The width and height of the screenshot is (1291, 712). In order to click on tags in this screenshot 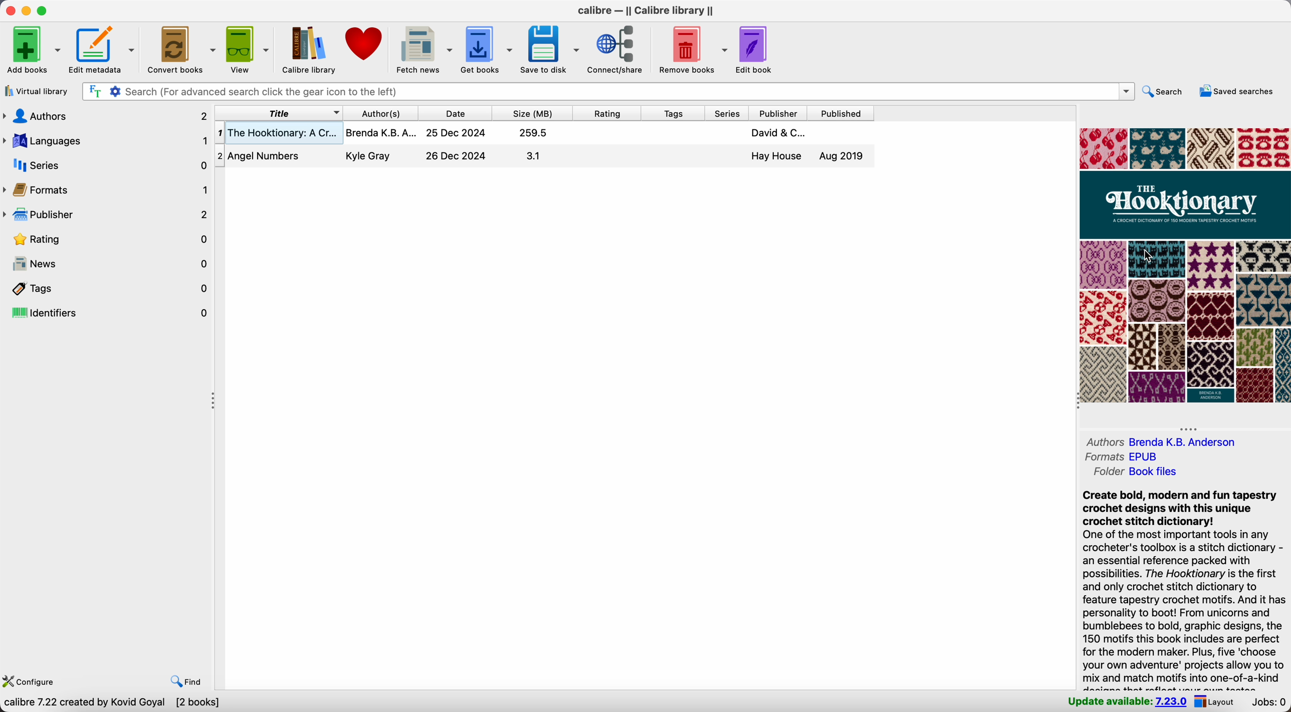, I will do `click(107, 288)`.